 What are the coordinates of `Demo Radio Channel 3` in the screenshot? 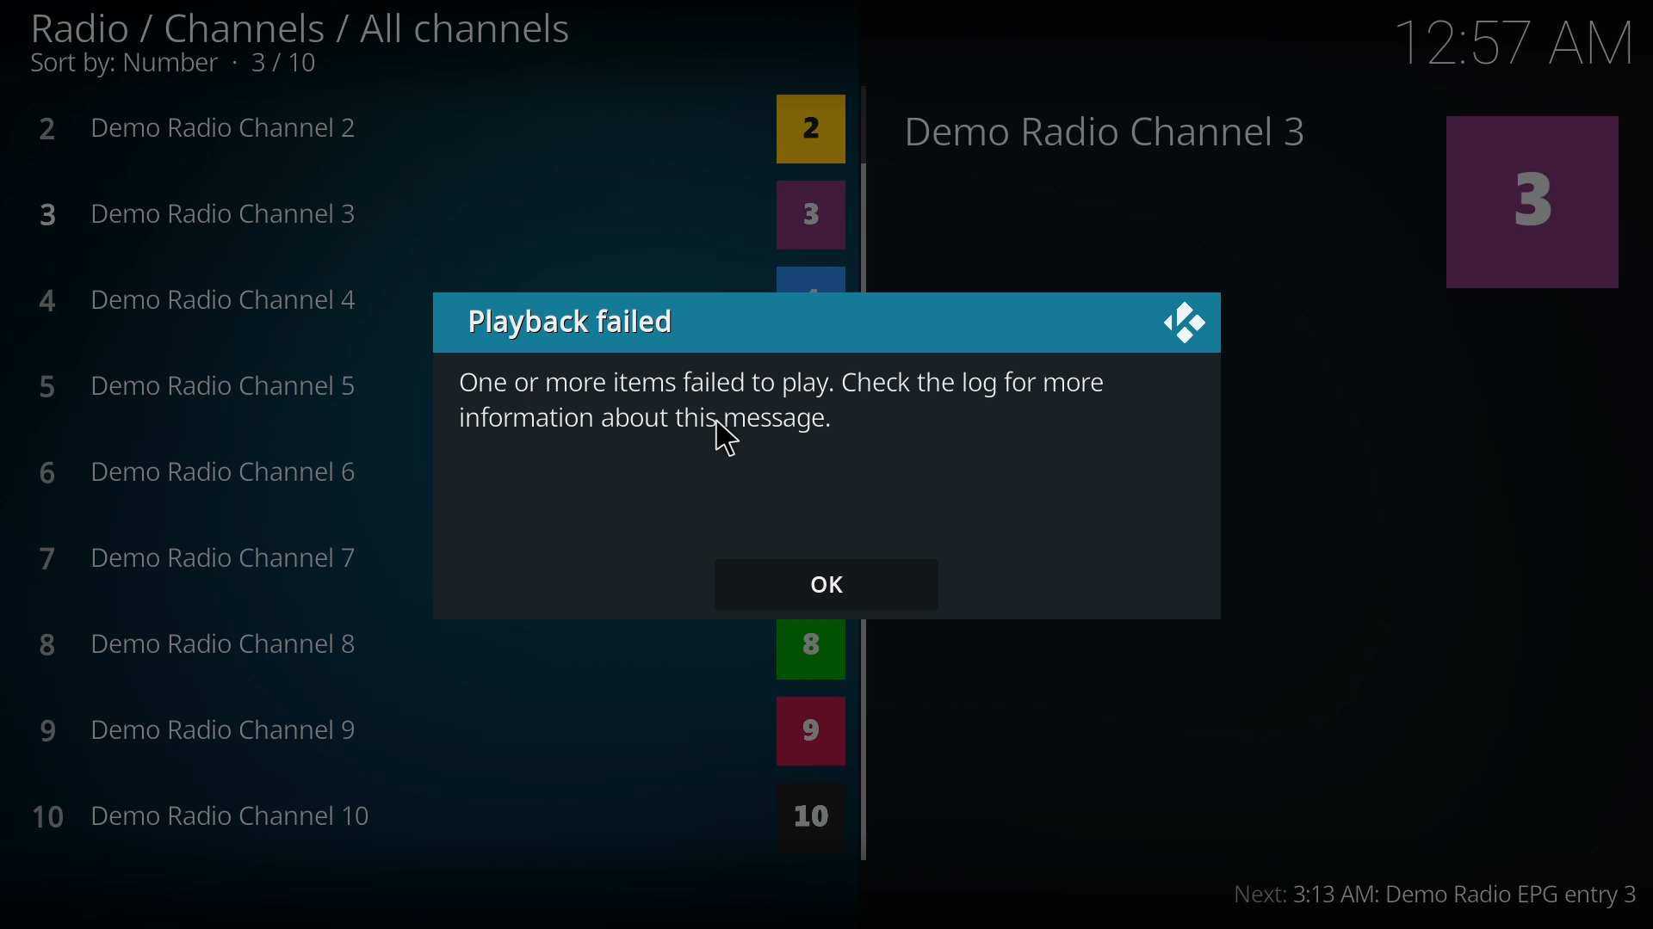 It's located at (1099, 130).